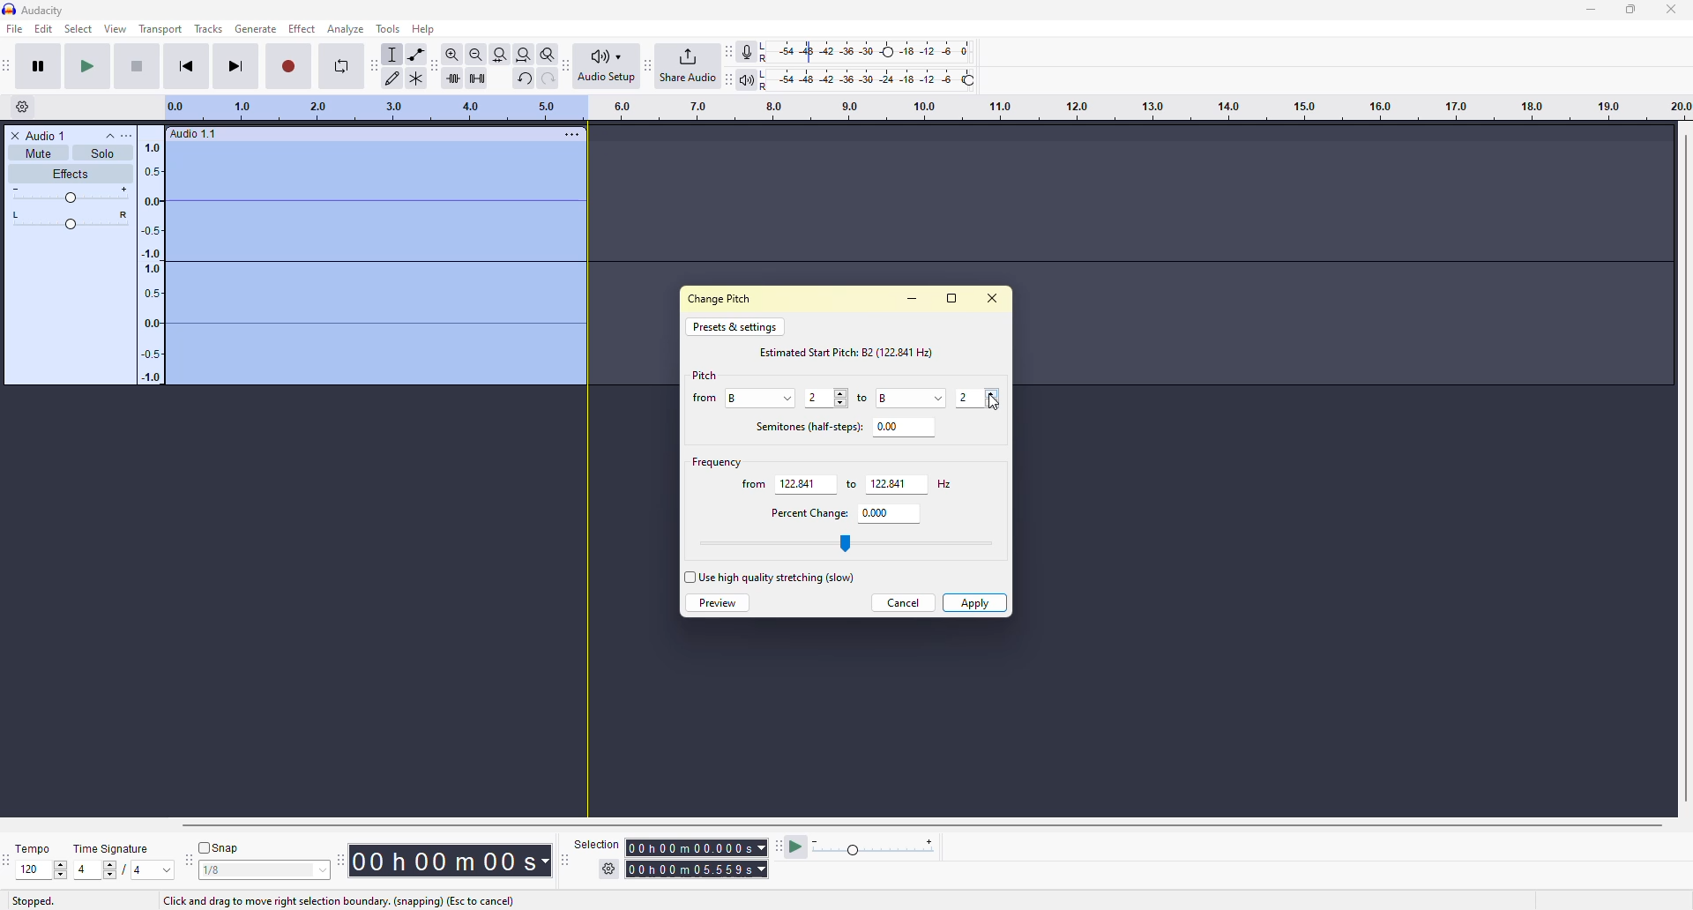  Describe the element at coordinates (69, 175) in the screenshot. I see `effects` at that location.